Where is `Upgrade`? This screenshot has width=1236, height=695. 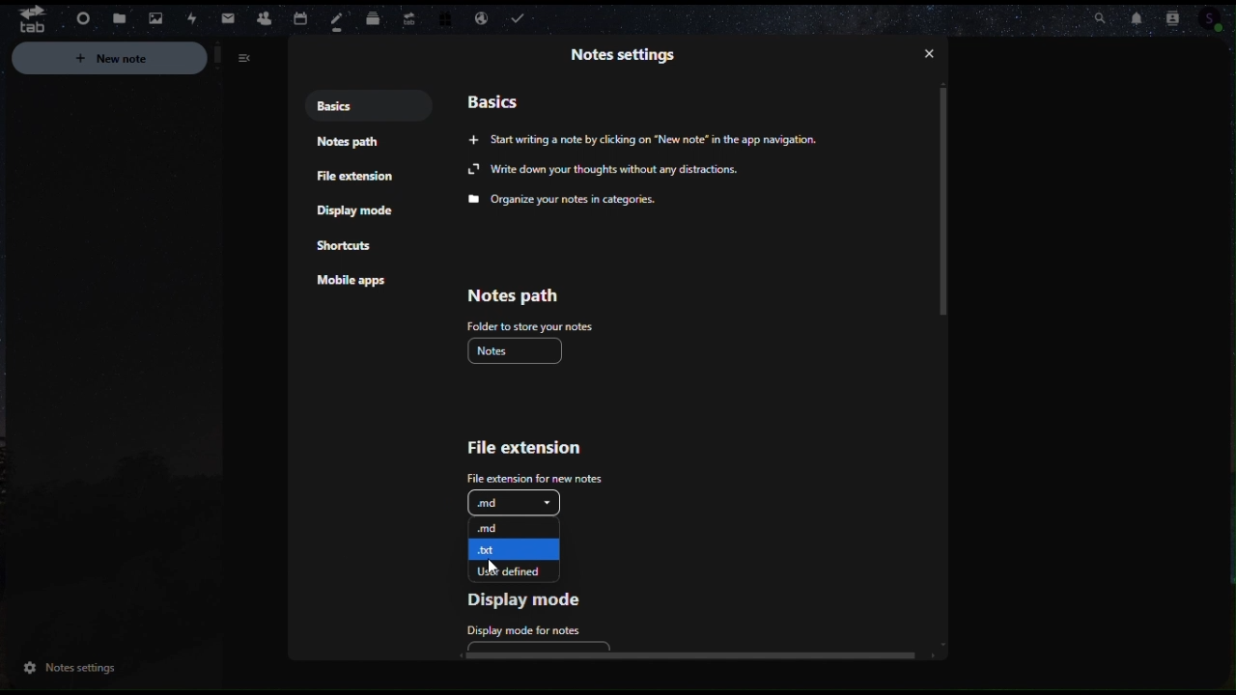
Upgrade is located at coordinates (407, 14).